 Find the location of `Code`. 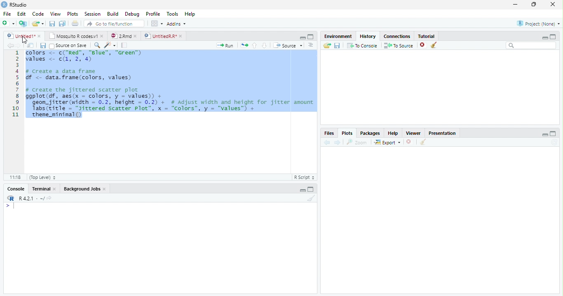

Code is located at coordinates (38, 14).